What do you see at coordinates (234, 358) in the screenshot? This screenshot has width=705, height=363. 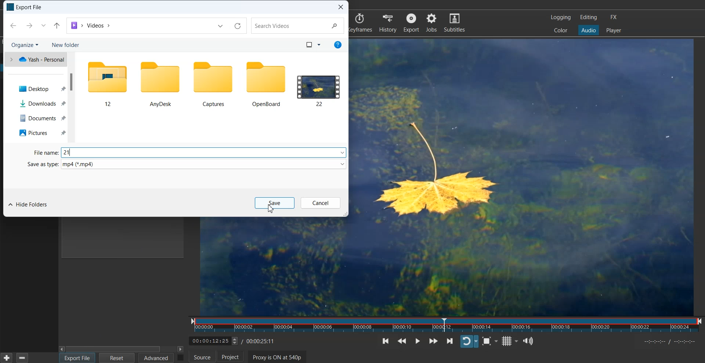 I see `Project` at bounding box center [234, 358].